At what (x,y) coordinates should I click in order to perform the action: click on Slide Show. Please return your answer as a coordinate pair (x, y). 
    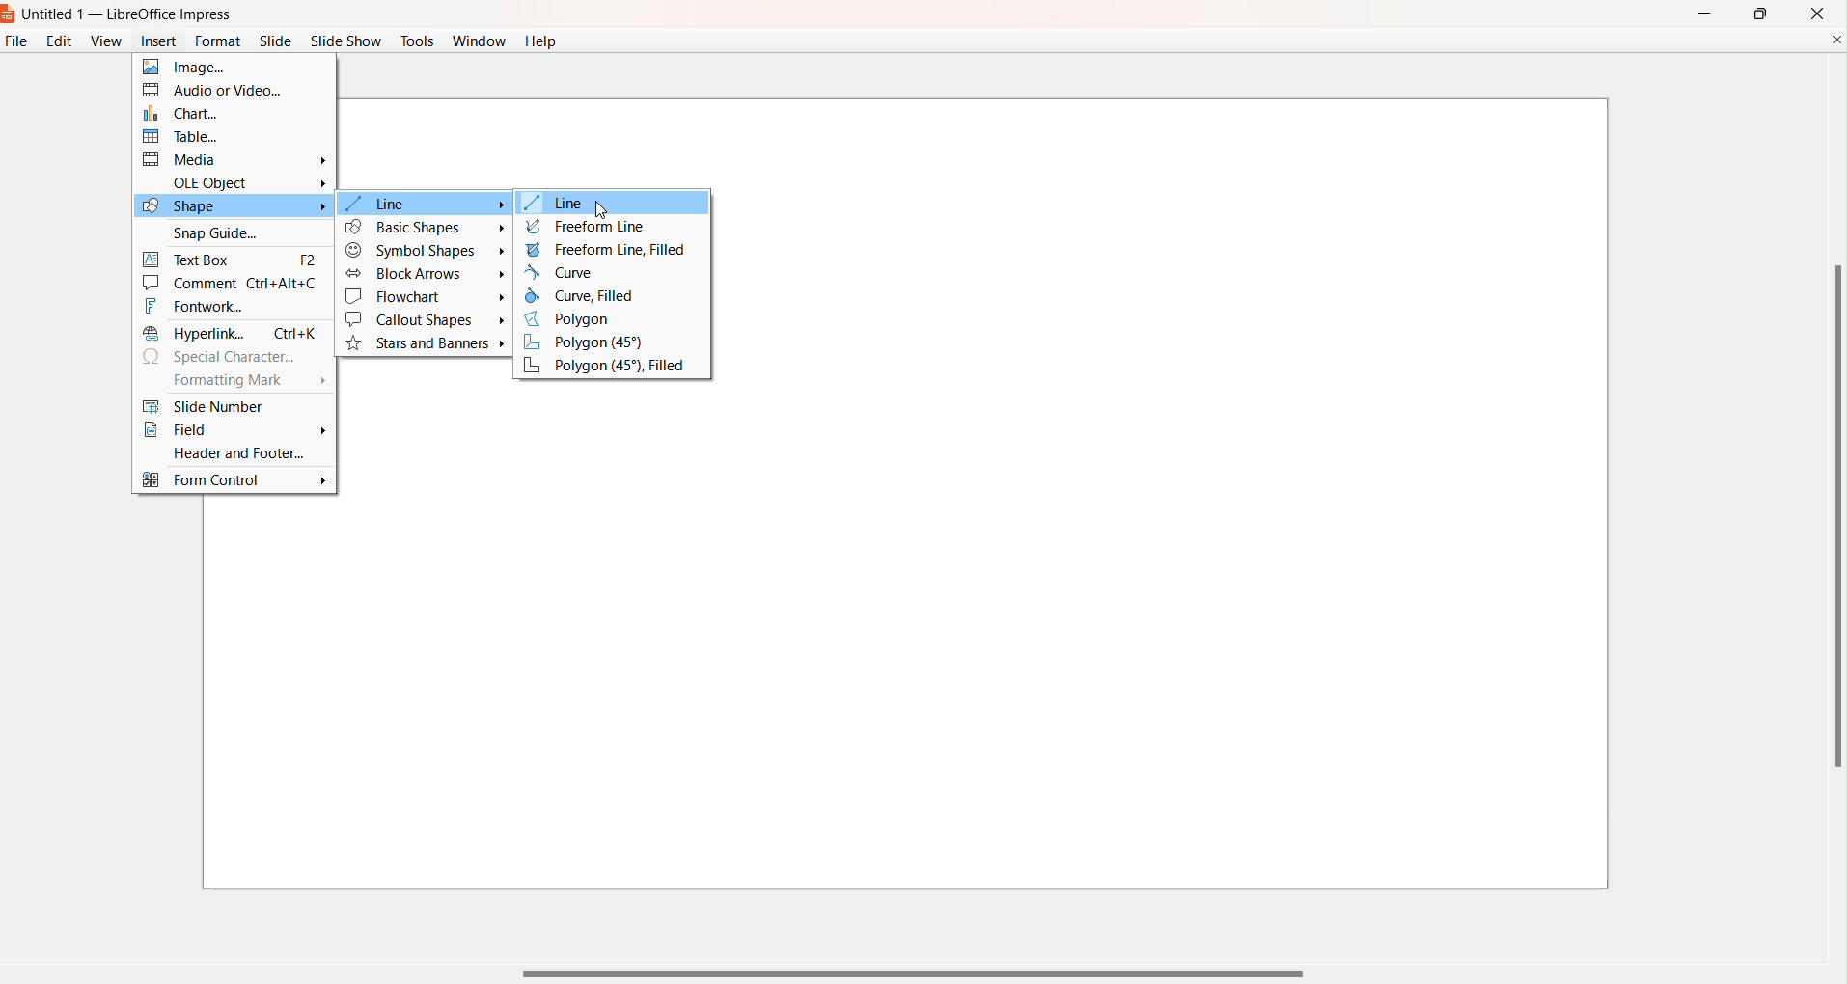
    Looking at the image, I should click on (346, 41).